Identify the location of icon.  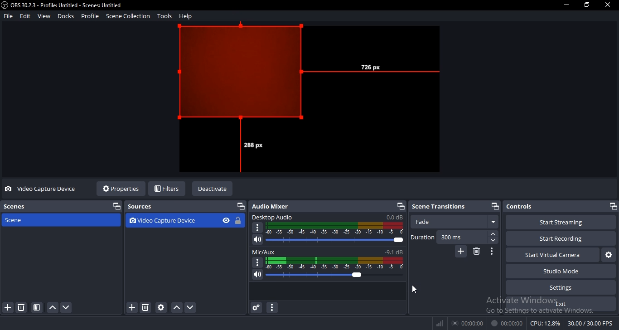
(239, 221).